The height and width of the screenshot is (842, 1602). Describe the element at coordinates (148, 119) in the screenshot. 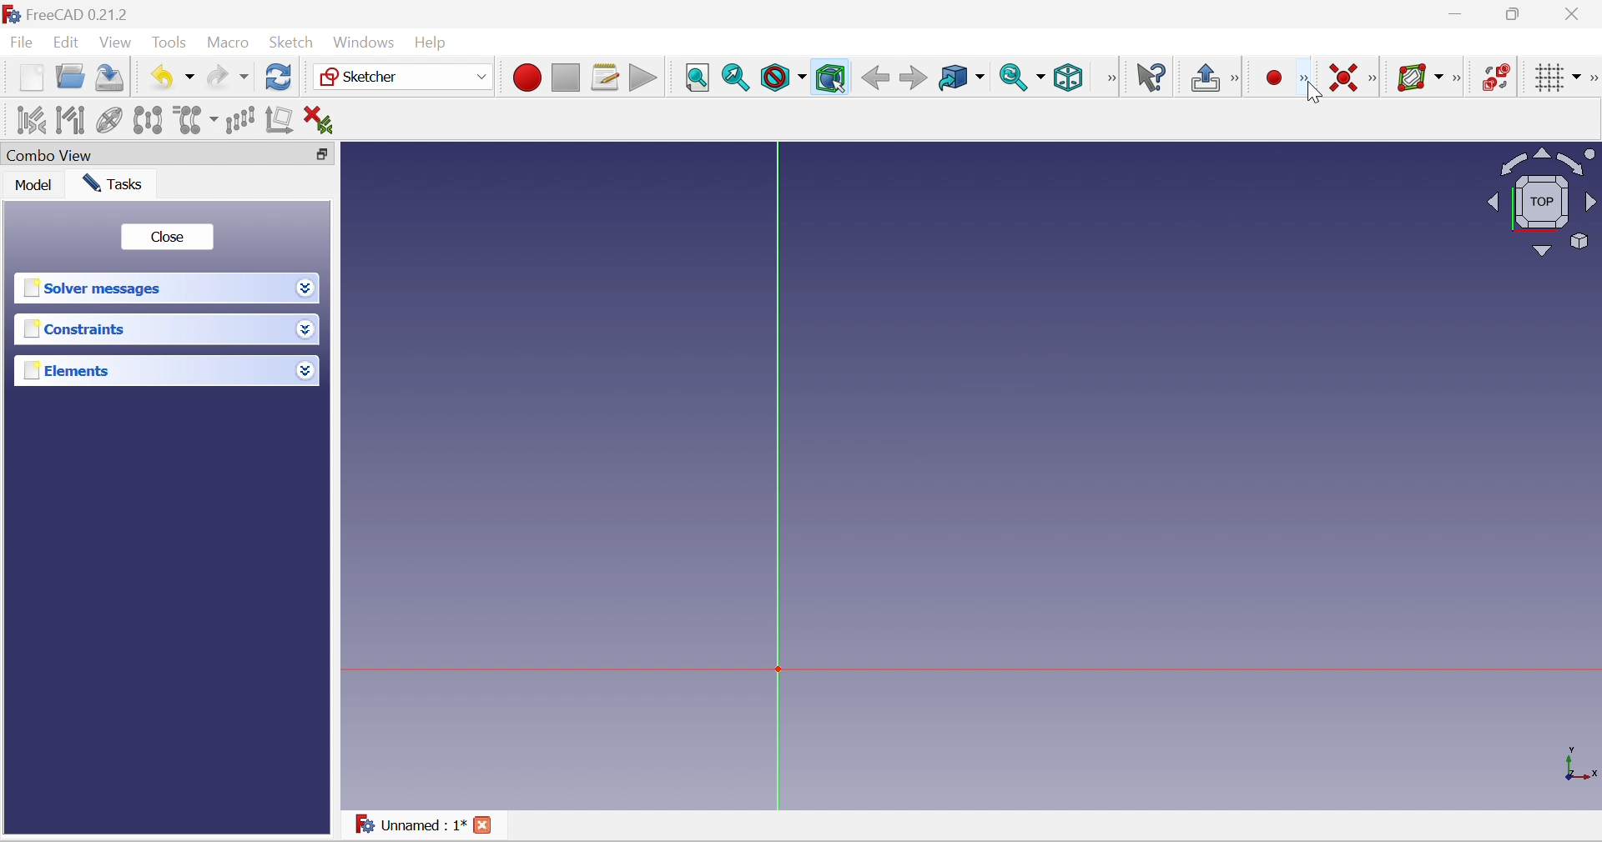

I see `Symmetry` at that location.